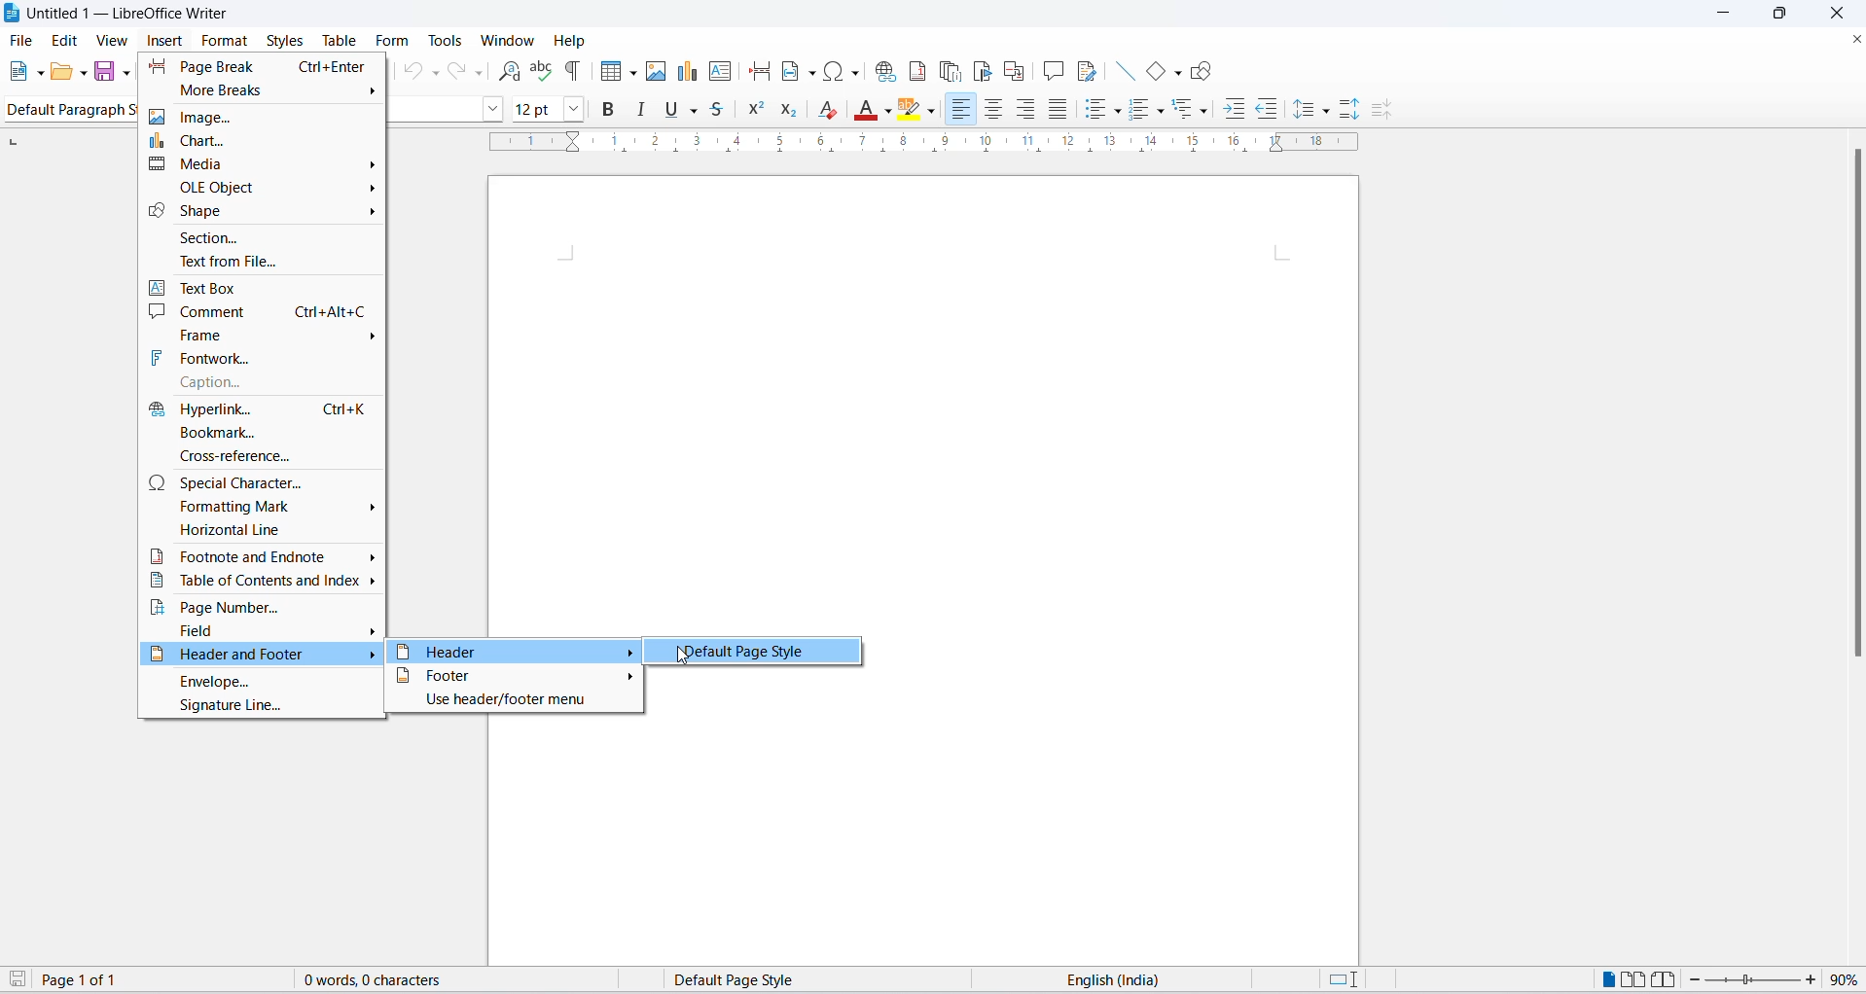 The image size is (1866, 994). I want to click on increase paragraph spacing, so click(1348, 108).